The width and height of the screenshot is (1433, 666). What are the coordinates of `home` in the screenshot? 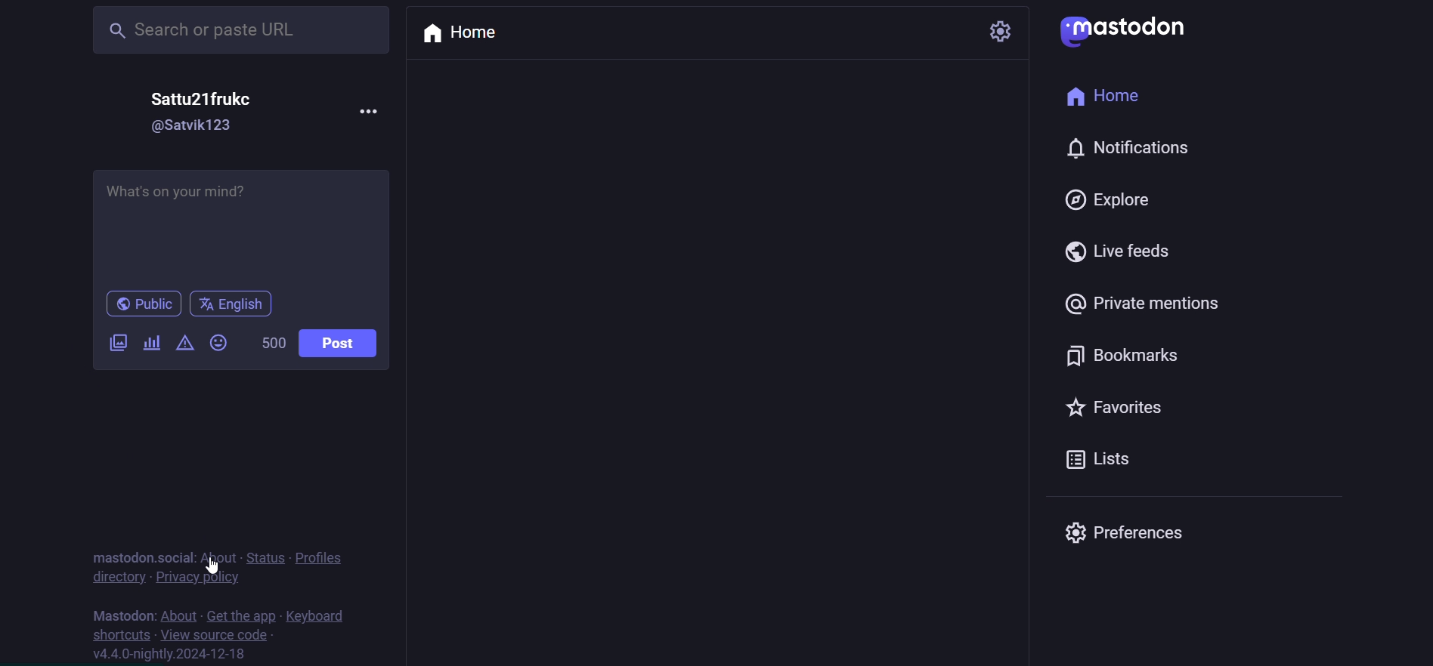 It's located at (466, 35).